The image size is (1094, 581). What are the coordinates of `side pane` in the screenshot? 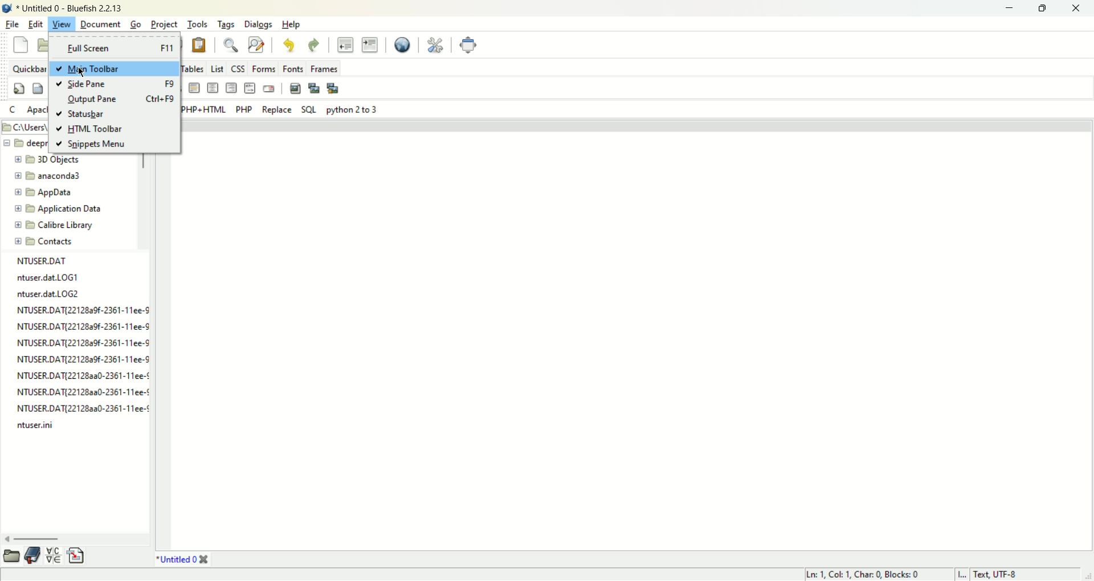 It's located at (113, 84).